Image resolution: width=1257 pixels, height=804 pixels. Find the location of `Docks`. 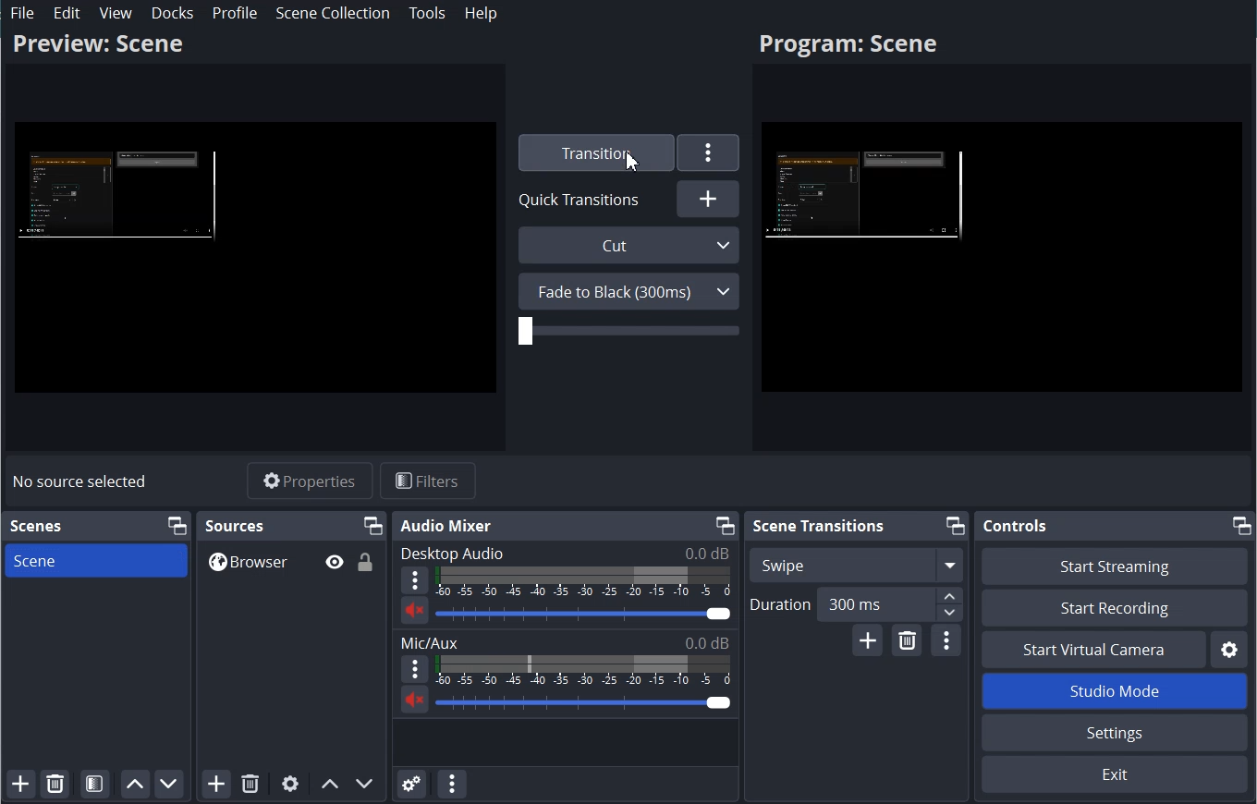

Docks is located at coordinates (173, 13).